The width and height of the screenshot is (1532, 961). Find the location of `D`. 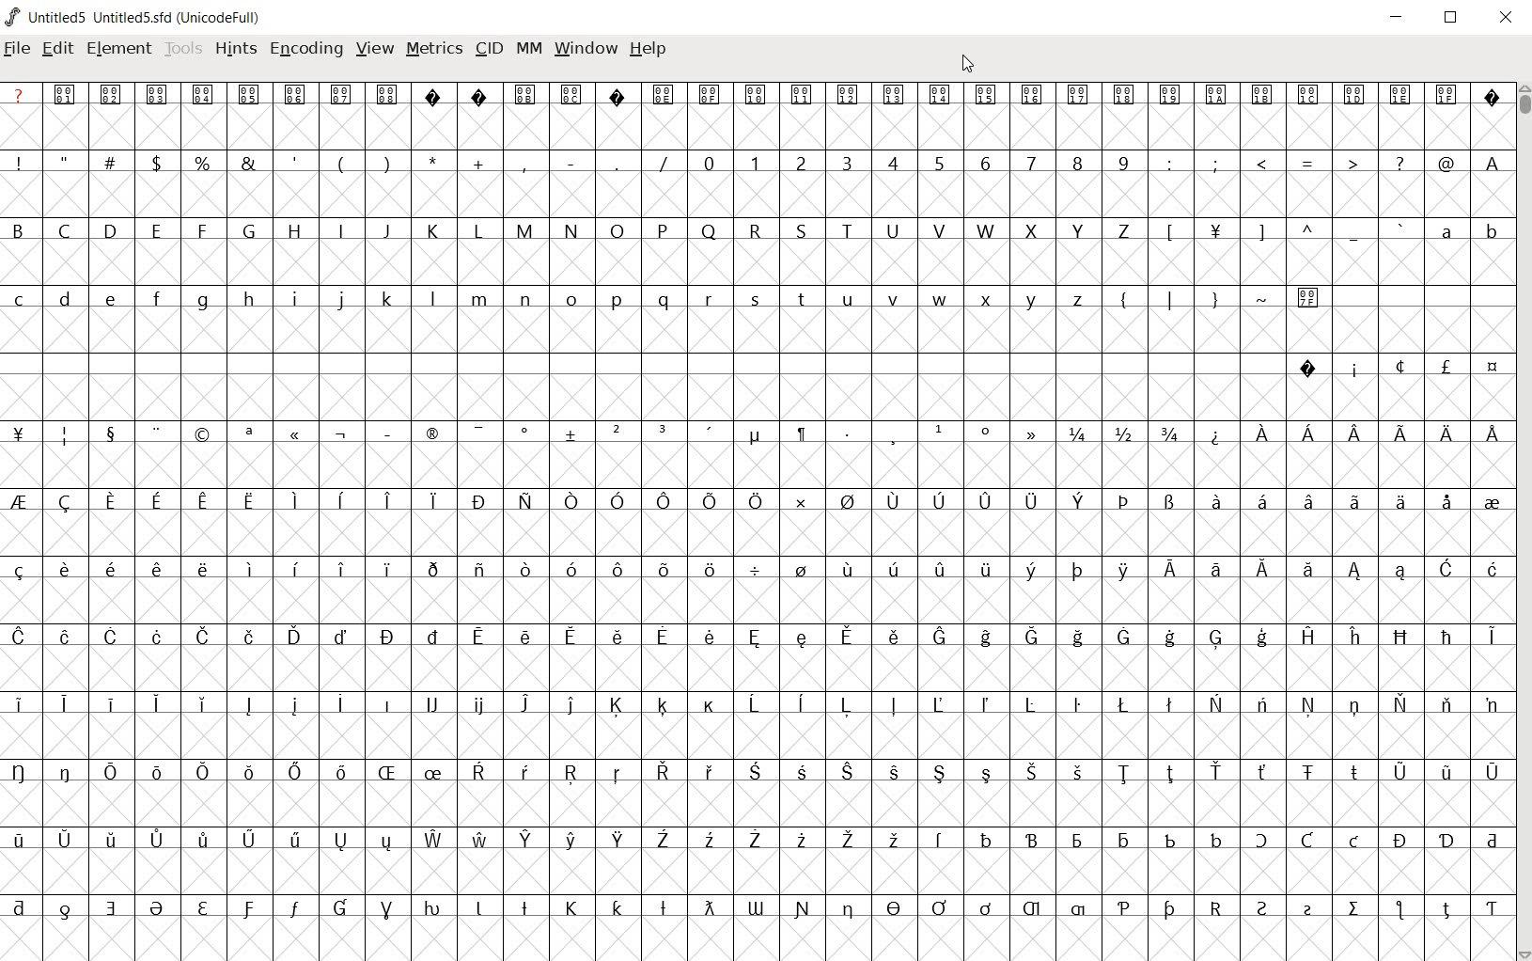

D is located at coordinates (109, 229).